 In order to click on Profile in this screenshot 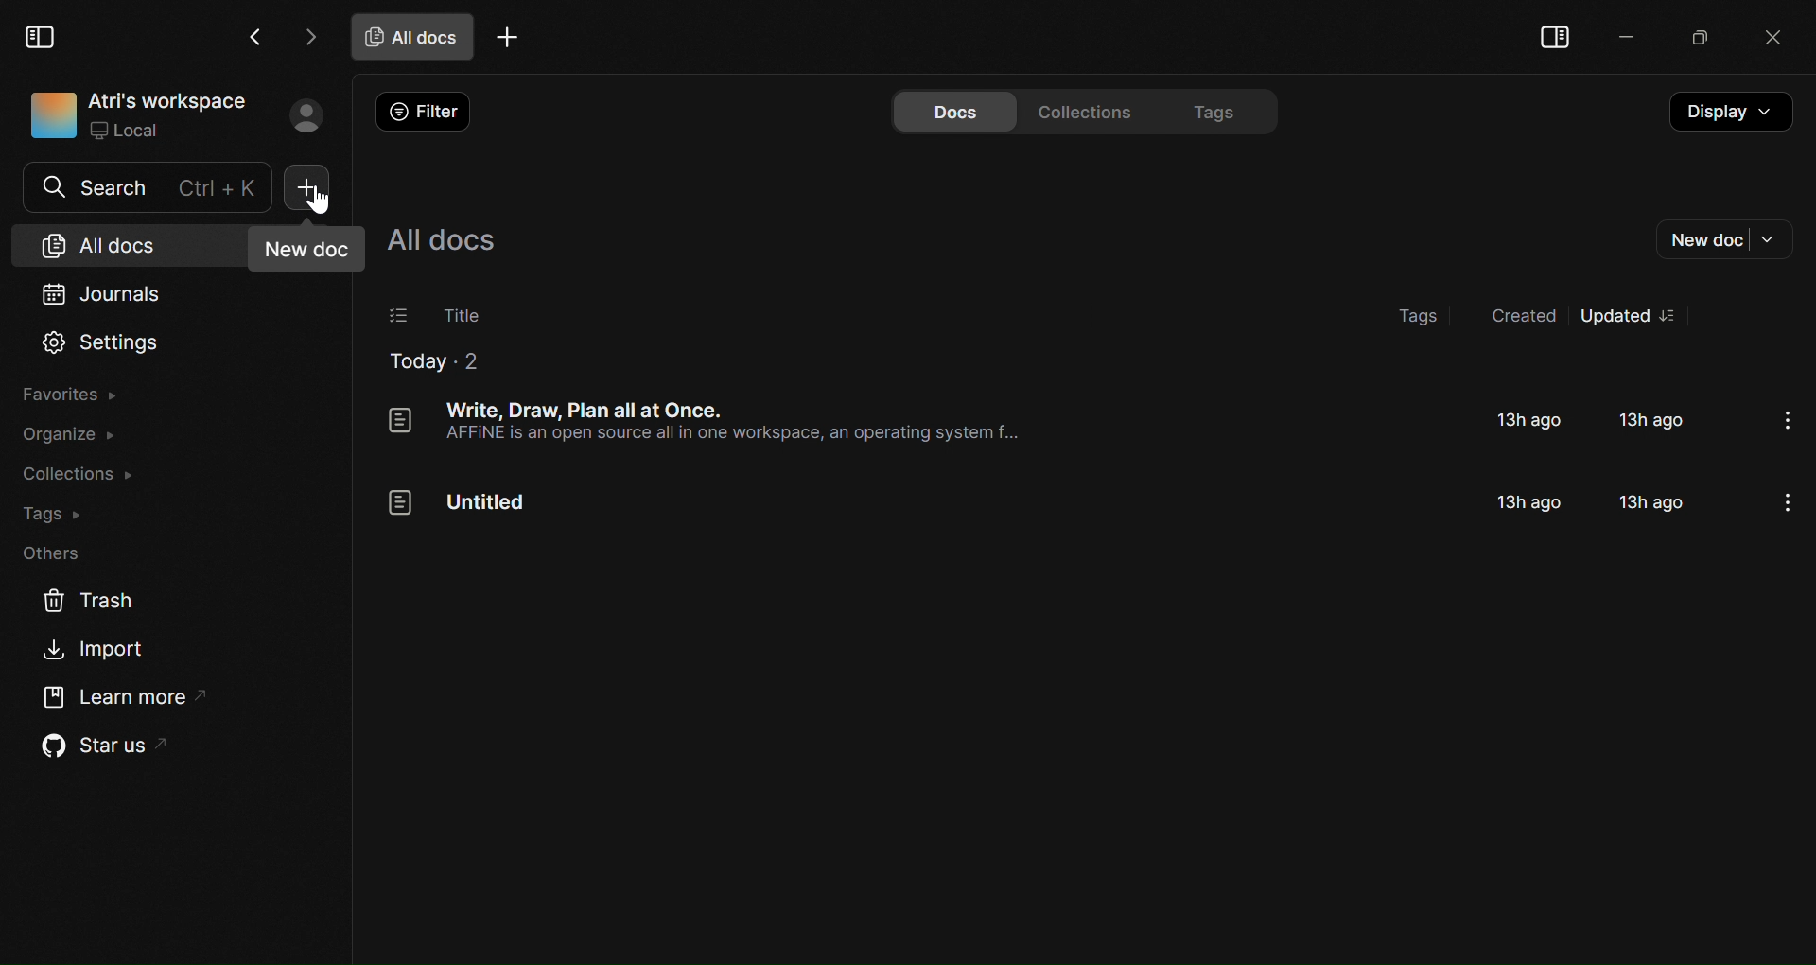, I will do `click(305, 115)`.